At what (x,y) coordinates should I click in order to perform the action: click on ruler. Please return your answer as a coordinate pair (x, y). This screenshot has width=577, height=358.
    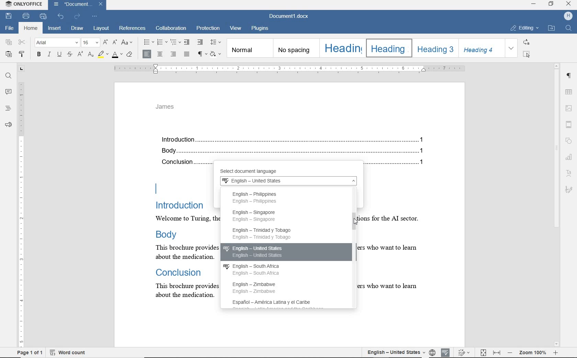
    Looking at the image, I should click on (22, 208).